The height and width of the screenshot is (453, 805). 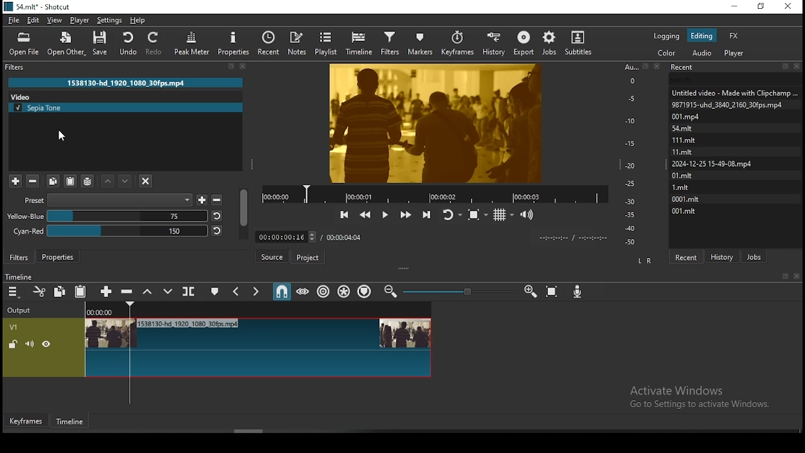 I want to click on scroll bar, so click(x=245, y=214).